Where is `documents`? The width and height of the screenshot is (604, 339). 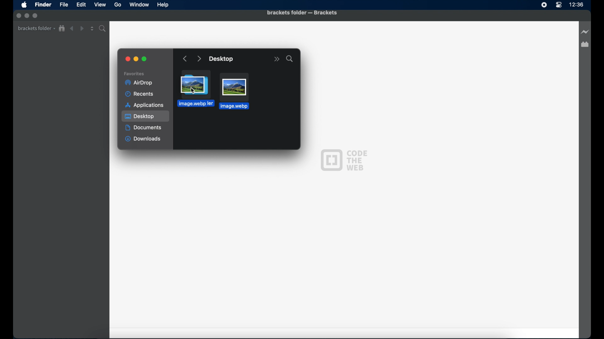
documents is located at coordinates (144, 128).